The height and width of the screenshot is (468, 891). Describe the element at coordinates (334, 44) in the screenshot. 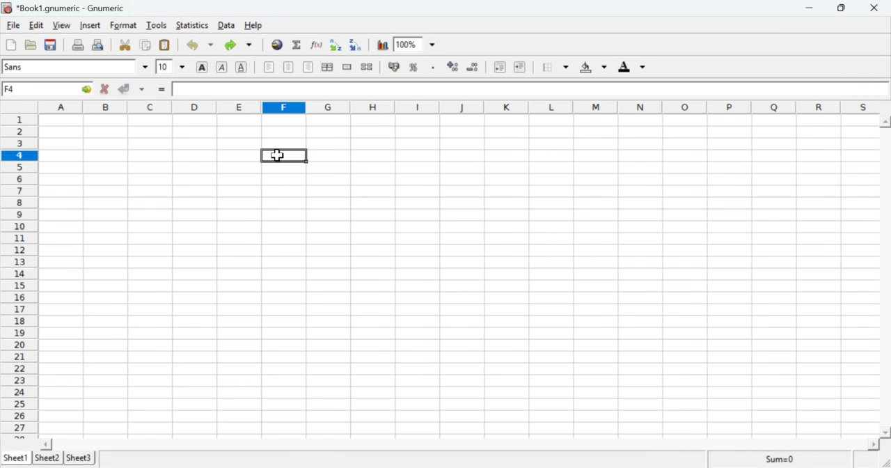

I see `Sort in ascending` at that location.